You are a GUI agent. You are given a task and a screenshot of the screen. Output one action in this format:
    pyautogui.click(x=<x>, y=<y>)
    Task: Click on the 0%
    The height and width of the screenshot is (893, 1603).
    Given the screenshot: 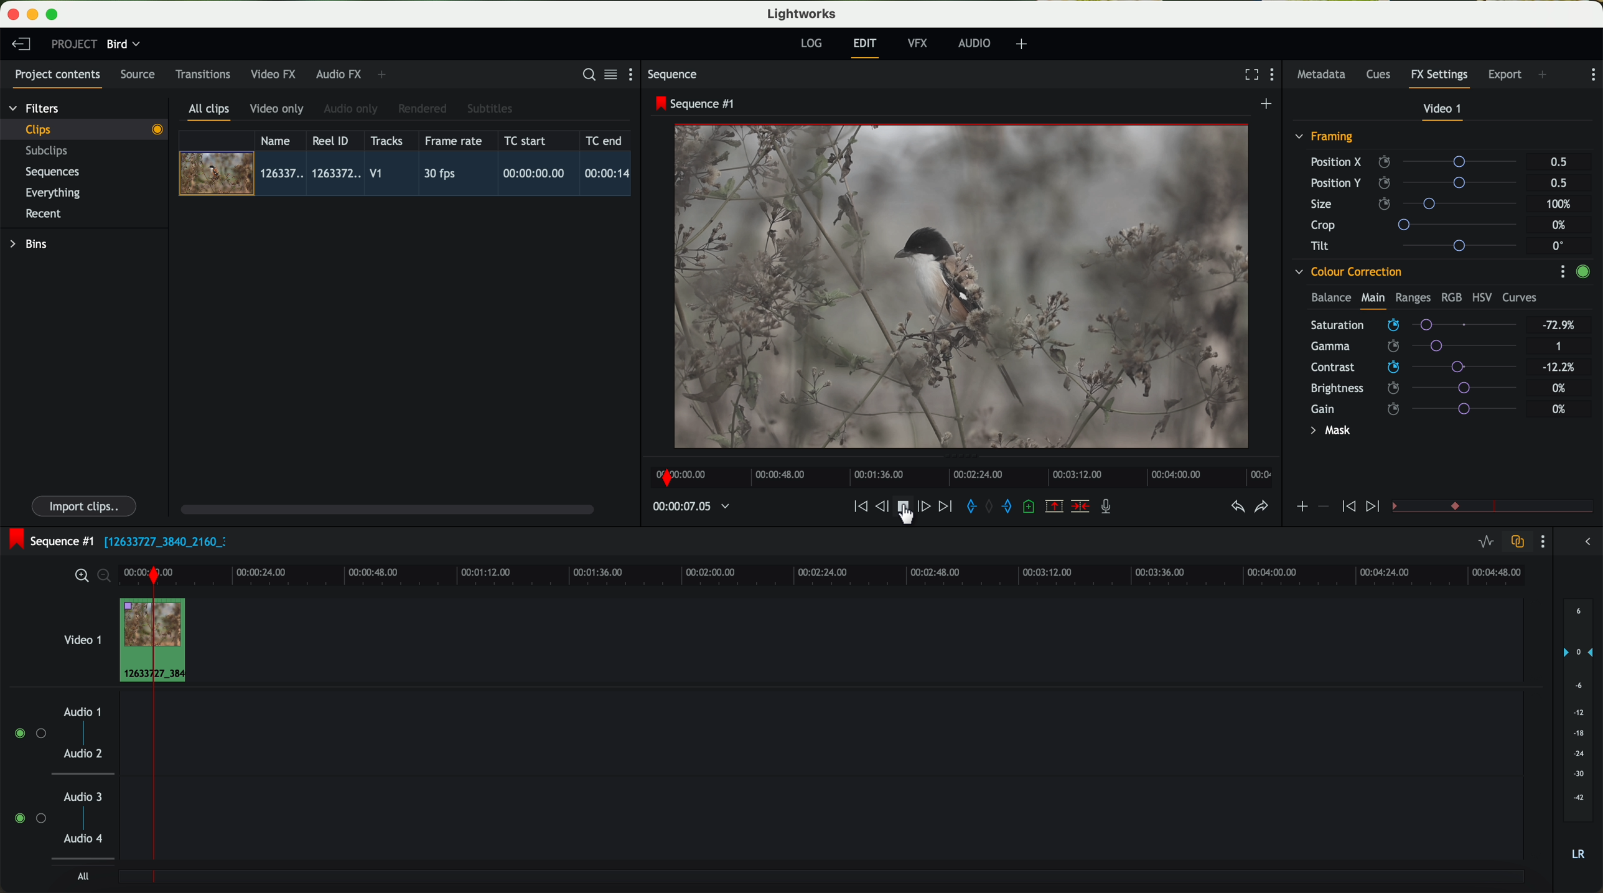 What is the action you would take?
    pyautogui.click(x=1561, y=225)
    